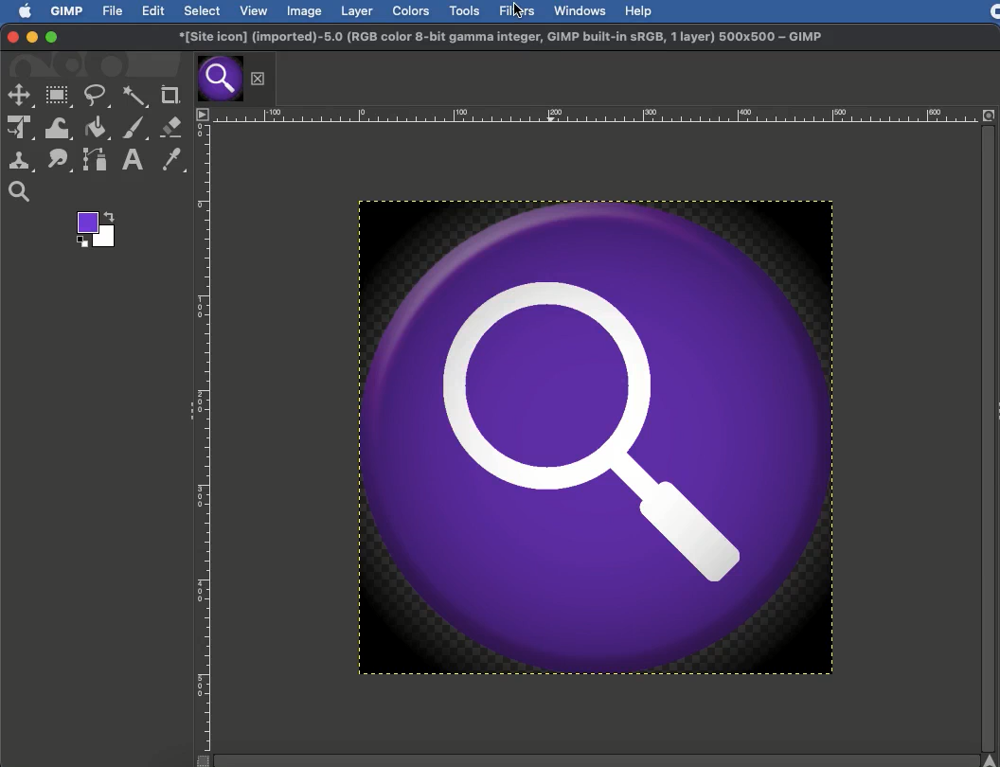 This screenshot has height=767, width=1000. What do you see at coordinates (596, 437) in the screenshot?
I see `Image` at bounding box center [596, 437].